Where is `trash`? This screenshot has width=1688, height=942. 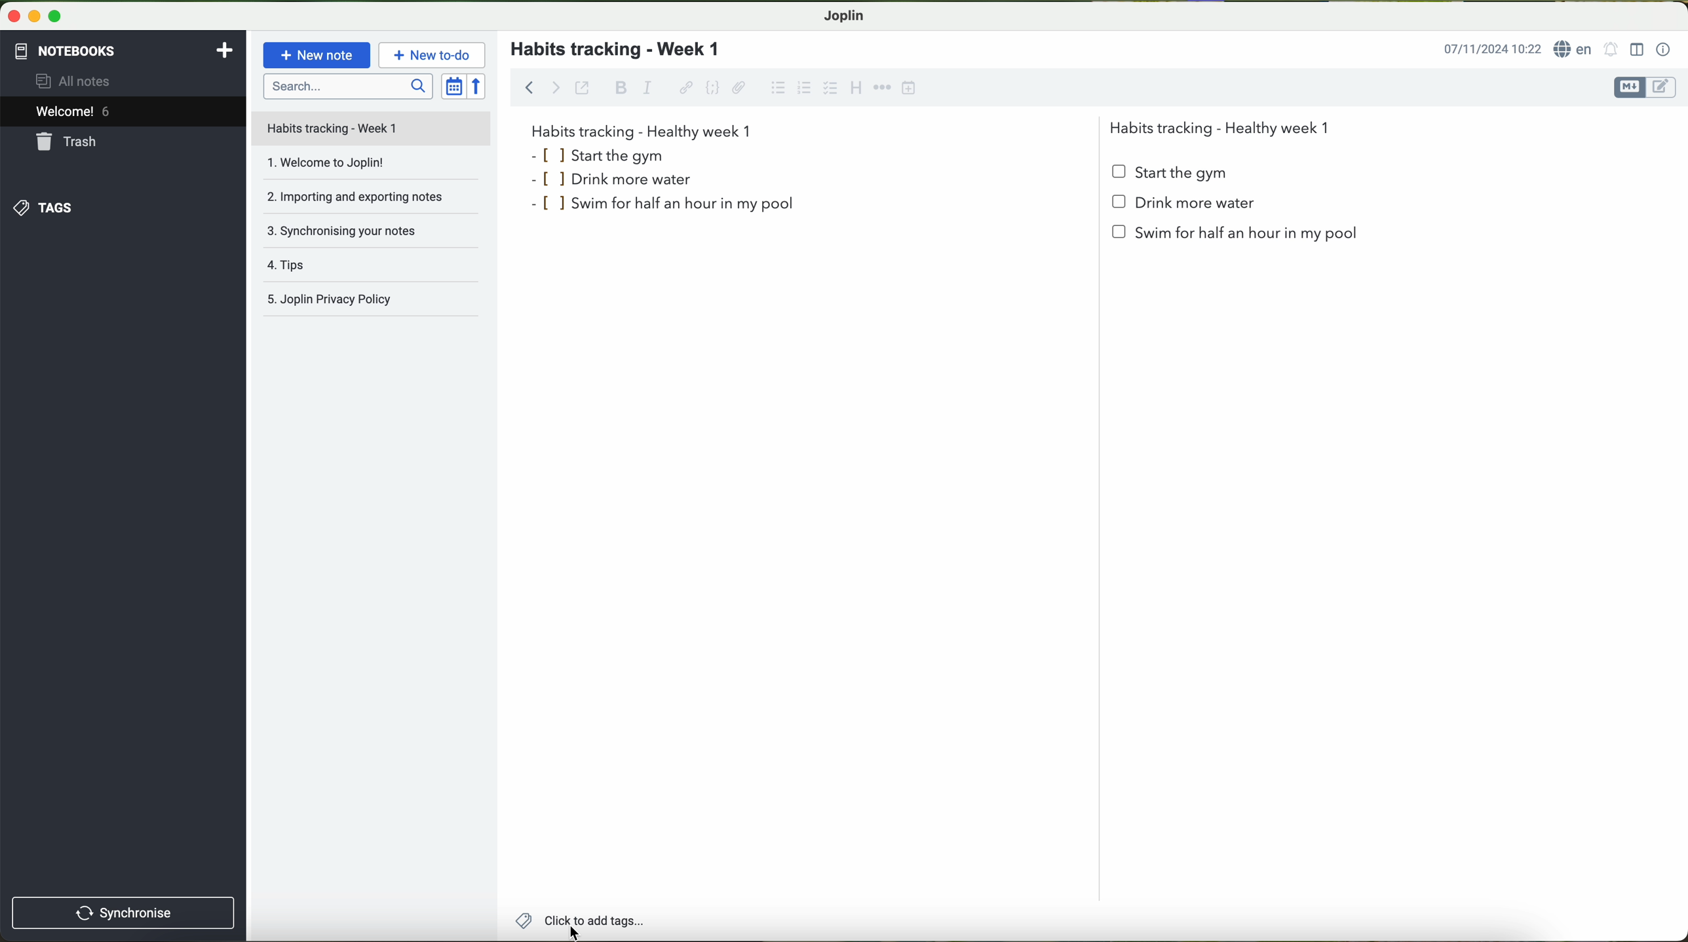 trash is located at coordinates (69, 141).